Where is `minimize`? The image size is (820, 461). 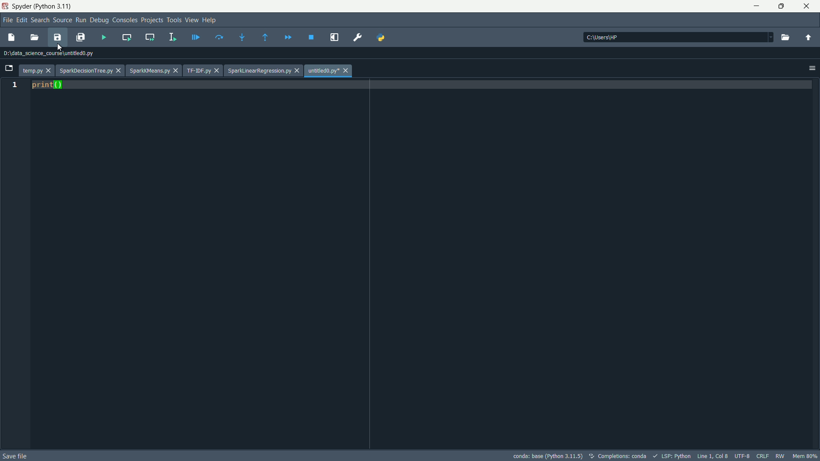 minimize is located at coordinates (754, 6).